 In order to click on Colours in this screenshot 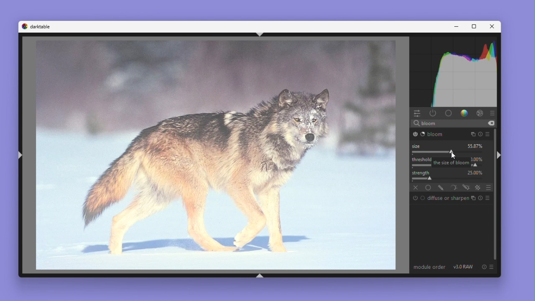, I will do `click(464, 113)`.